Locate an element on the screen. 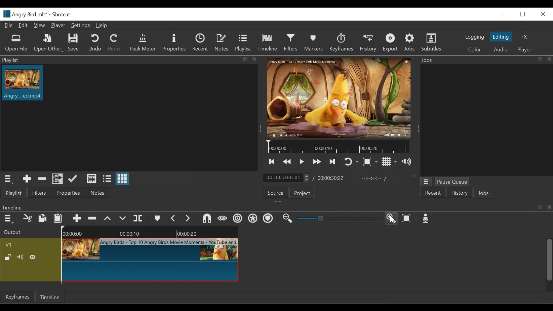  Player is located at coordinates (525, 49).